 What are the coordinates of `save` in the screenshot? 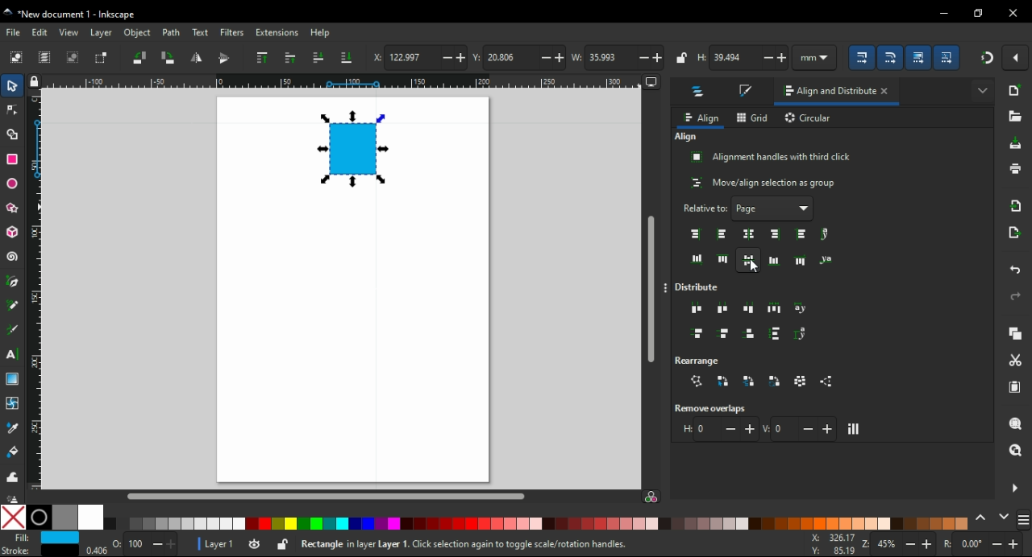 It's located at (1017, 143).